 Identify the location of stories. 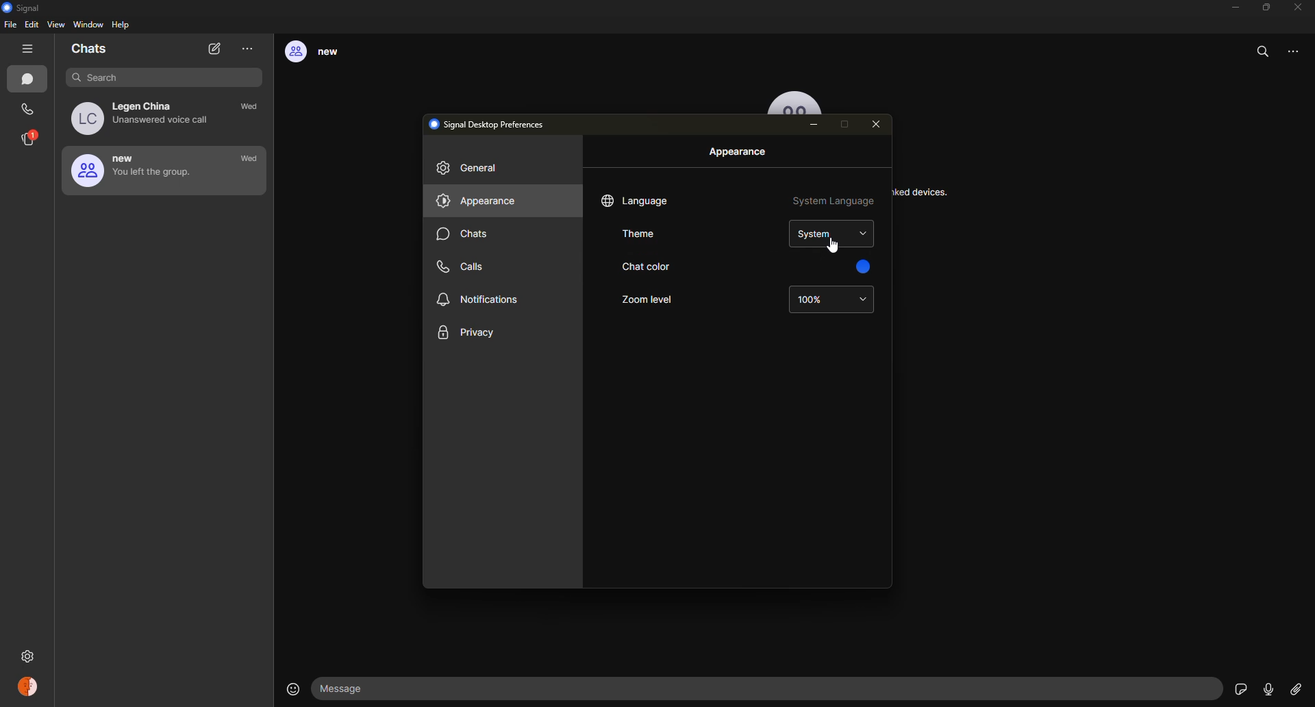
(30, 138).